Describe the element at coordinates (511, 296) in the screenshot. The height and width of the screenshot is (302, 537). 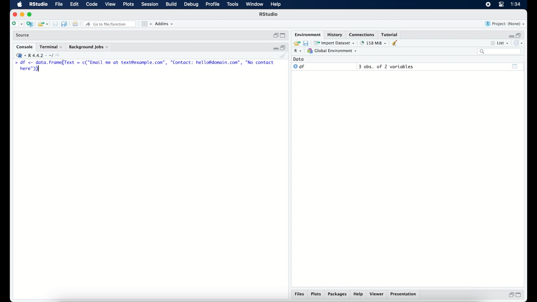
I see `restore down` at that location.